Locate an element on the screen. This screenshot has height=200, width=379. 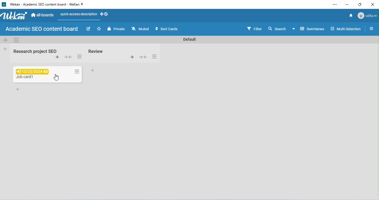
quick-access-description is located at coordinates (78, 15).